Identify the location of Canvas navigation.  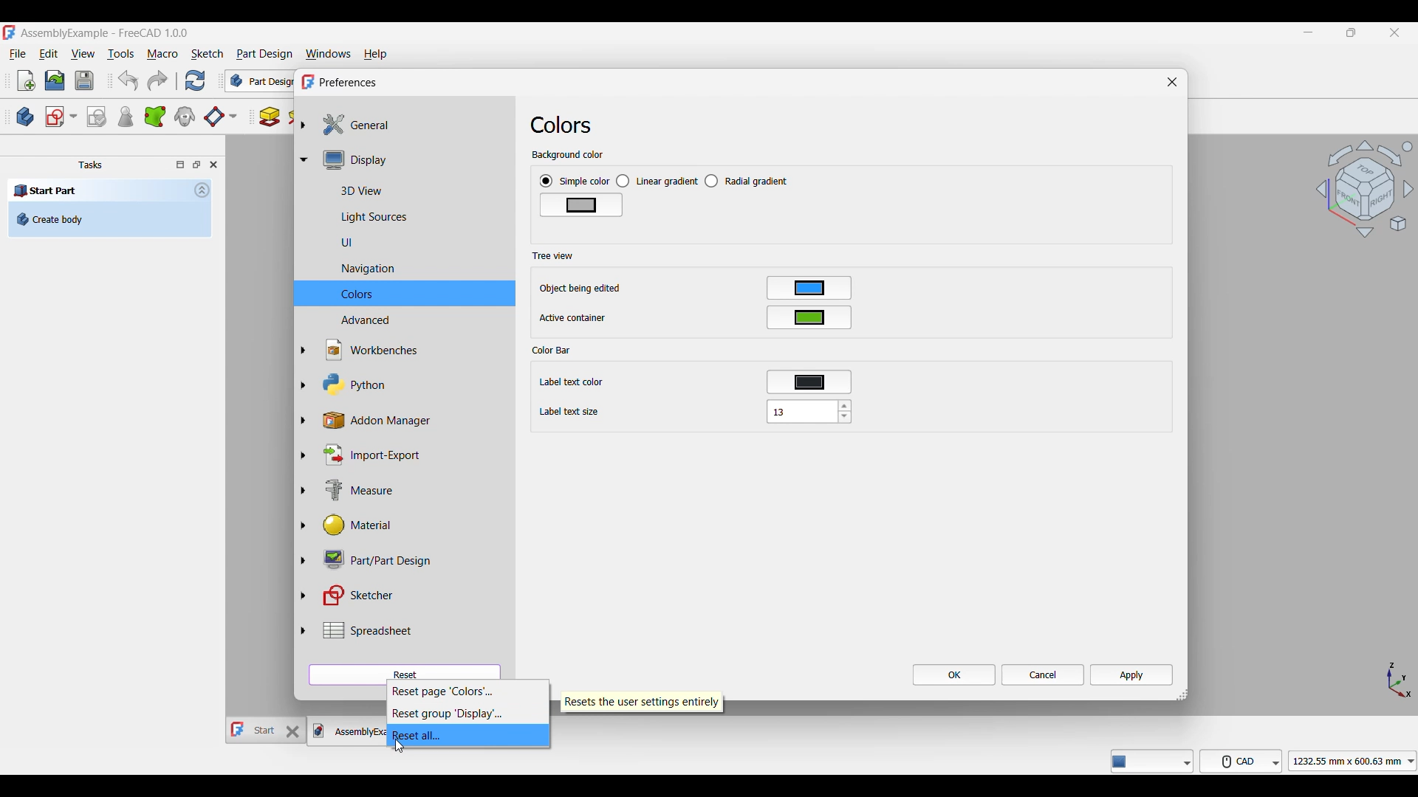
(1364, 188).